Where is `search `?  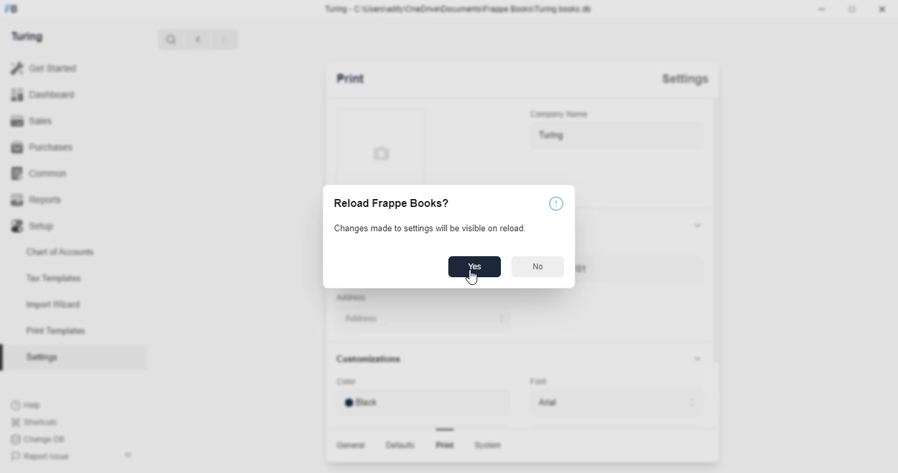 search  is located at coordinates (172, 39).